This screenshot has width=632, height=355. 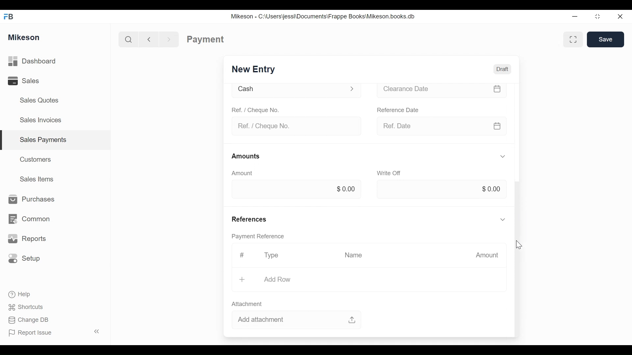 I want to click on Search, so click(x=126, y=39).